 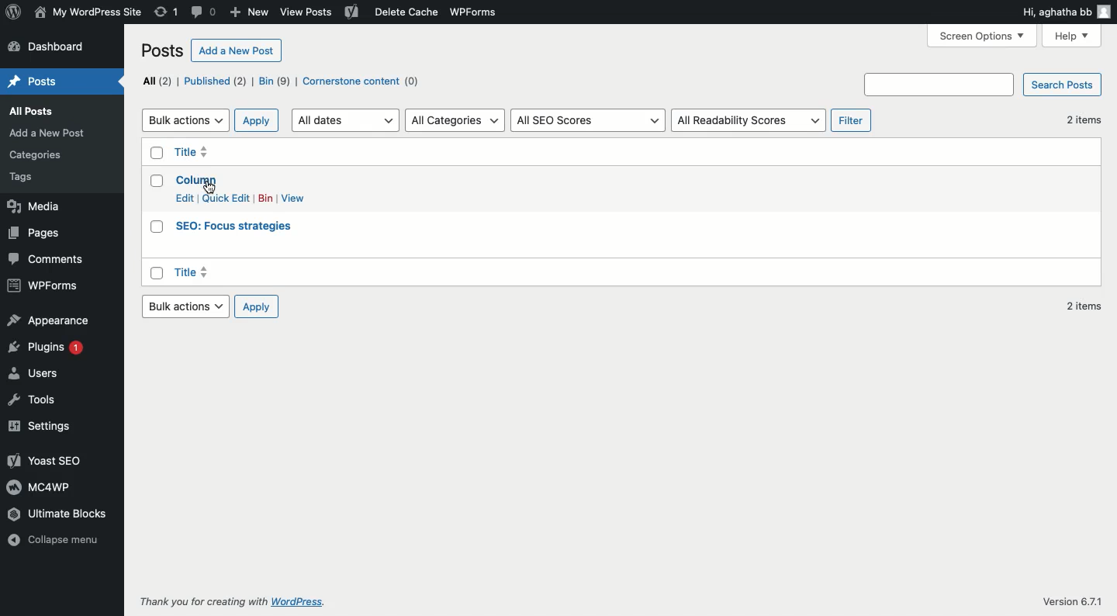 I want to click on All readability scores, so click(x=749, y=121).